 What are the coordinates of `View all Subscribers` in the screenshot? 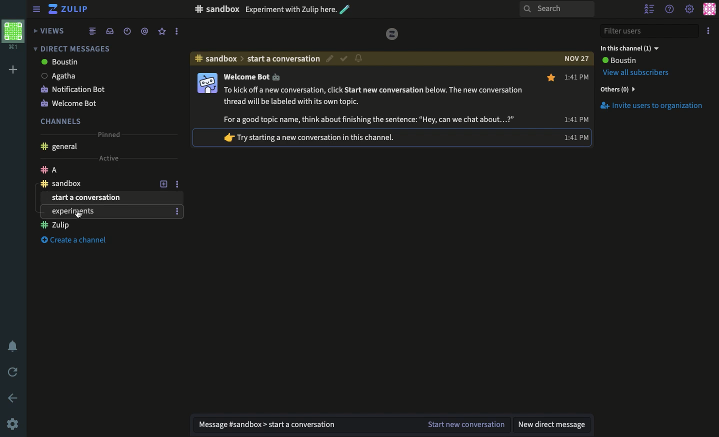 It's located at (638, 72).